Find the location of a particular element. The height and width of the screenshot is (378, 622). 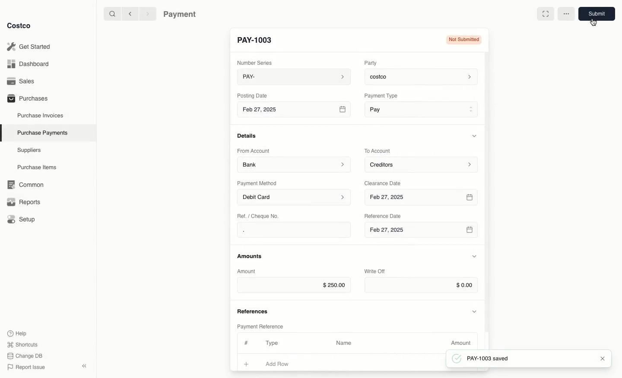

Pay is located at coordinates (422, 109).